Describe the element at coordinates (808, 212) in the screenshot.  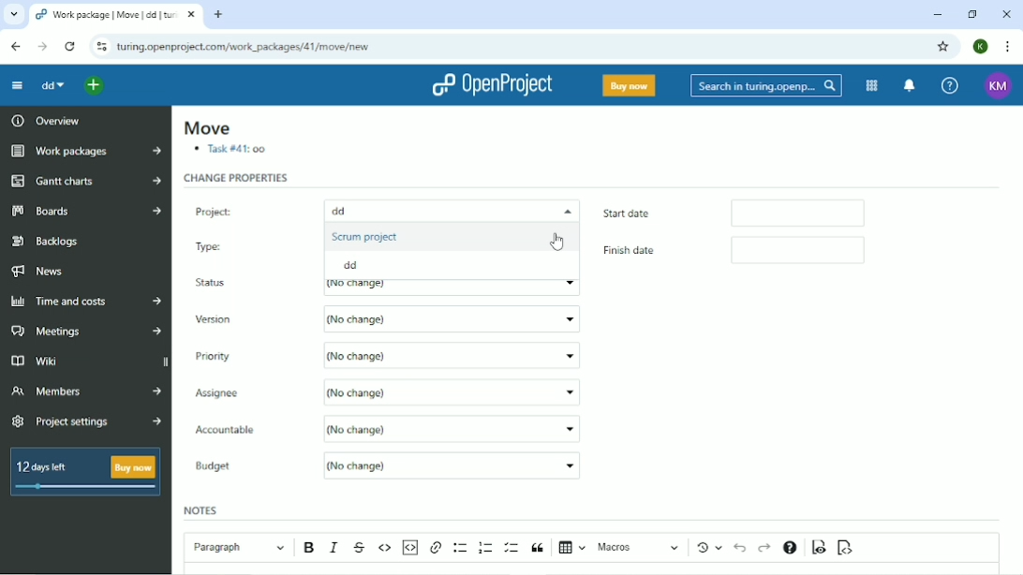
I see `empty box` at that location.